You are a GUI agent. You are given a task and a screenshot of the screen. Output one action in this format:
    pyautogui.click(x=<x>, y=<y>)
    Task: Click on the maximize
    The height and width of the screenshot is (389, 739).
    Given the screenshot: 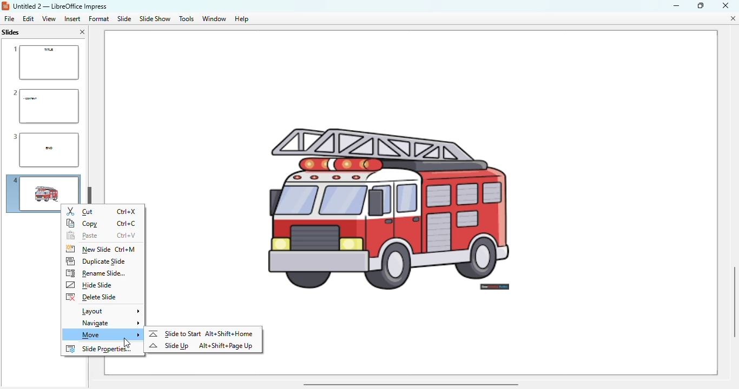 What is the action you would take?
    pyautogui.click(x=701, y=5)
    